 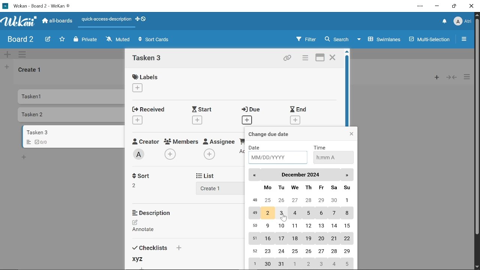 What do you see at coordinates (31, 70) in the screenshot?
I see `List titled "Create 1"` at bounding box center [31, 70].